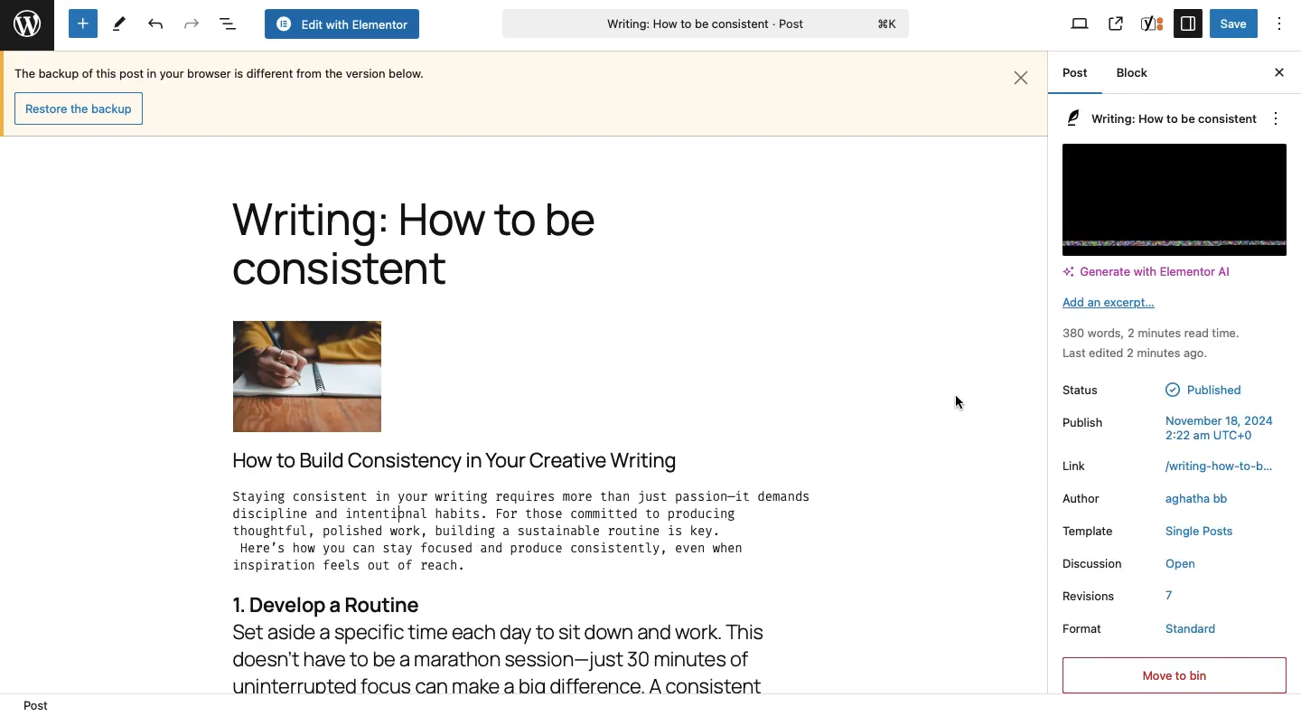 The image size is (1301, 716). What do you see at coordinates (1075, 74) in the screenshot?
I see `Post` at bounding box center [1075, 74].